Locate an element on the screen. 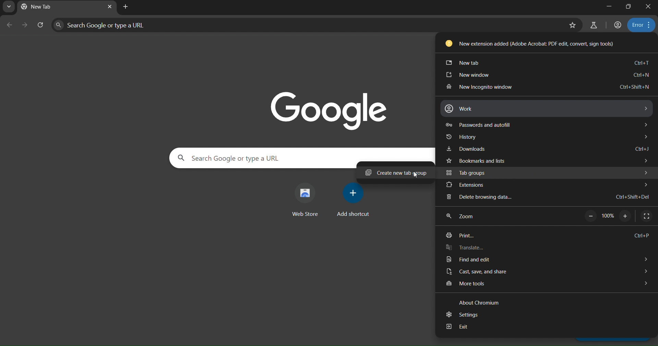  bookmarks and lists is located at coordinates (544, 160).